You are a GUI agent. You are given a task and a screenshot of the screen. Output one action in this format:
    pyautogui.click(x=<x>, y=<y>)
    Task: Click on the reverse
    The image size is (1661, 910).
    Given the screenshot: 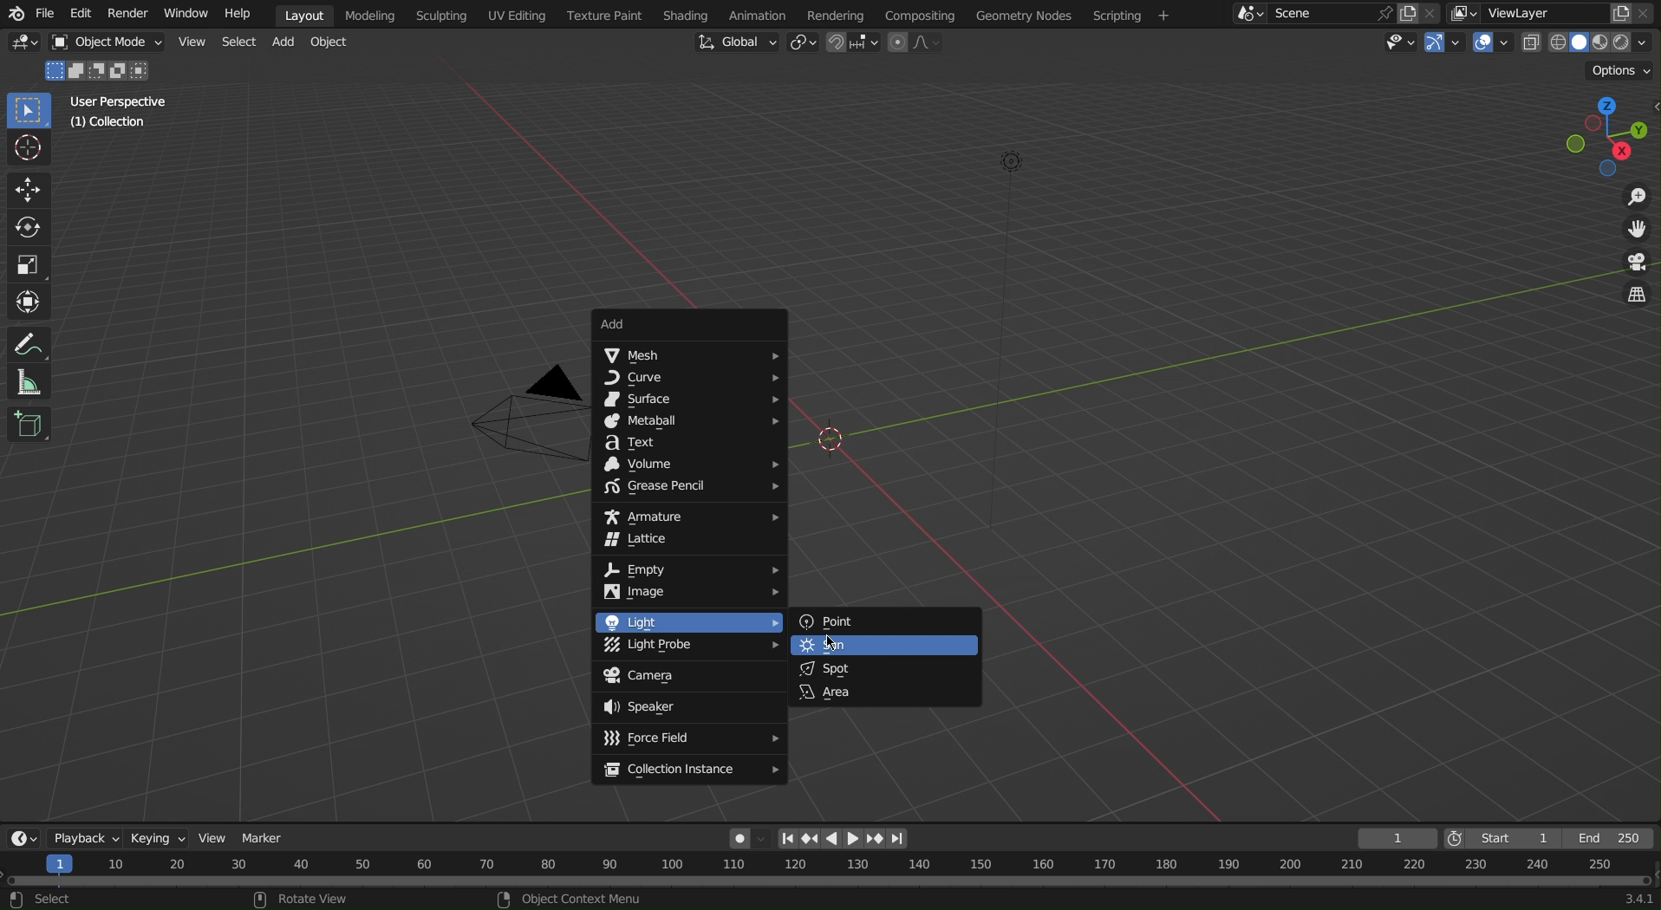 What is the action you would take?
    pyautogui.click(x=809, y=839)
    